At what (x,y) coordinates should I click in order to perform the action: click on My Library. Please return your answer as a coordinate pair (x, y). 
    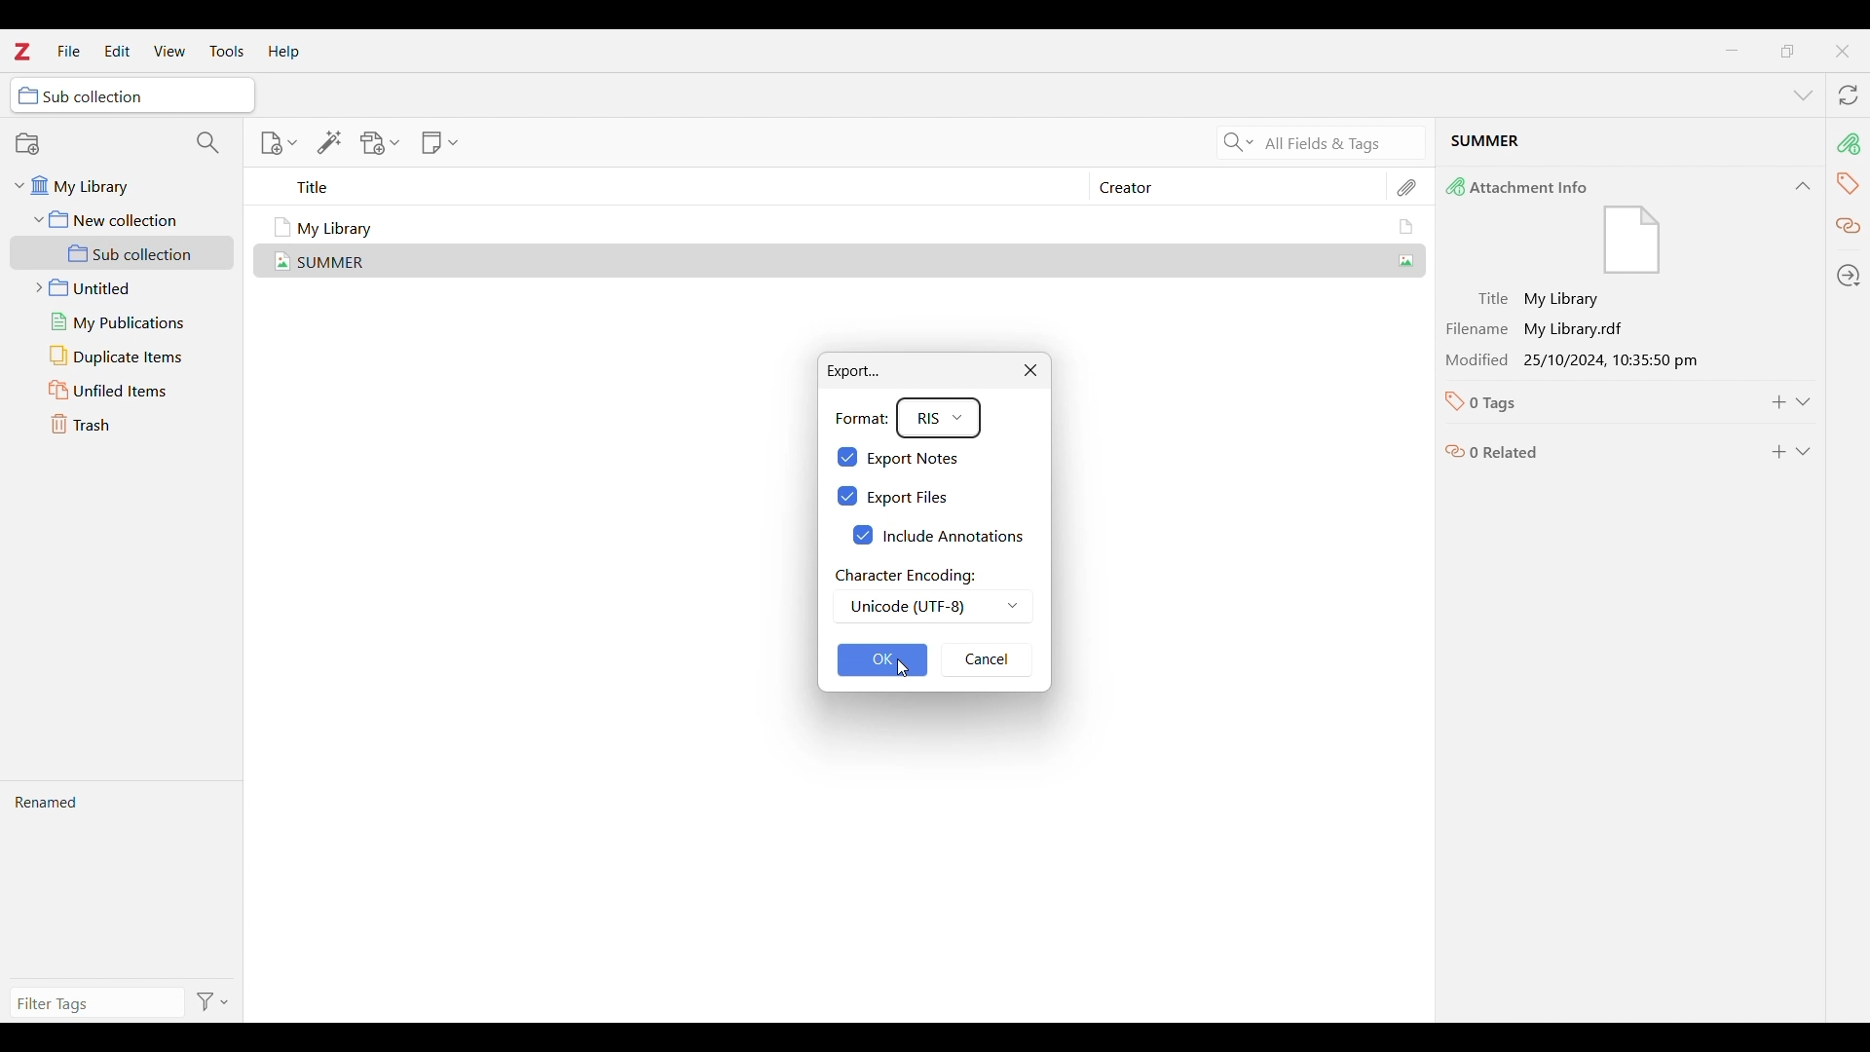
    Looking at the image, I should click on (846, 227).